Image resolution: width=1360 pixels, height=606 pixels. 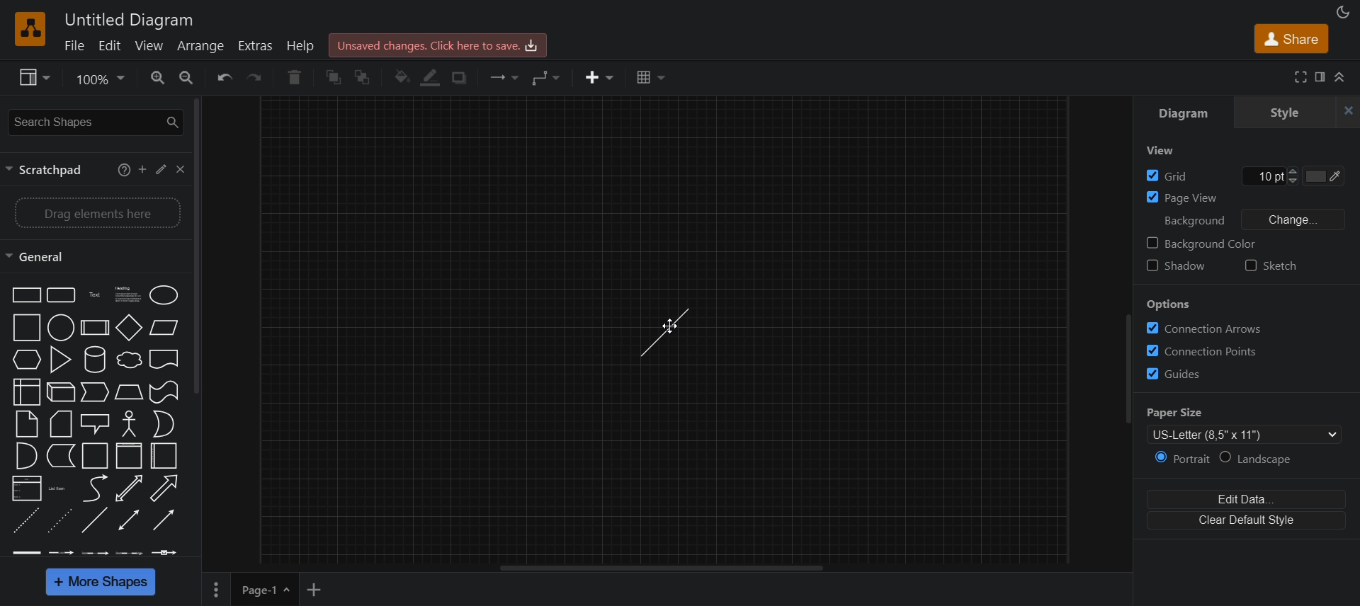 What do you see at coordinates (25, 488) in the screenshot?
I see `List` at bounding box center [25, 488].